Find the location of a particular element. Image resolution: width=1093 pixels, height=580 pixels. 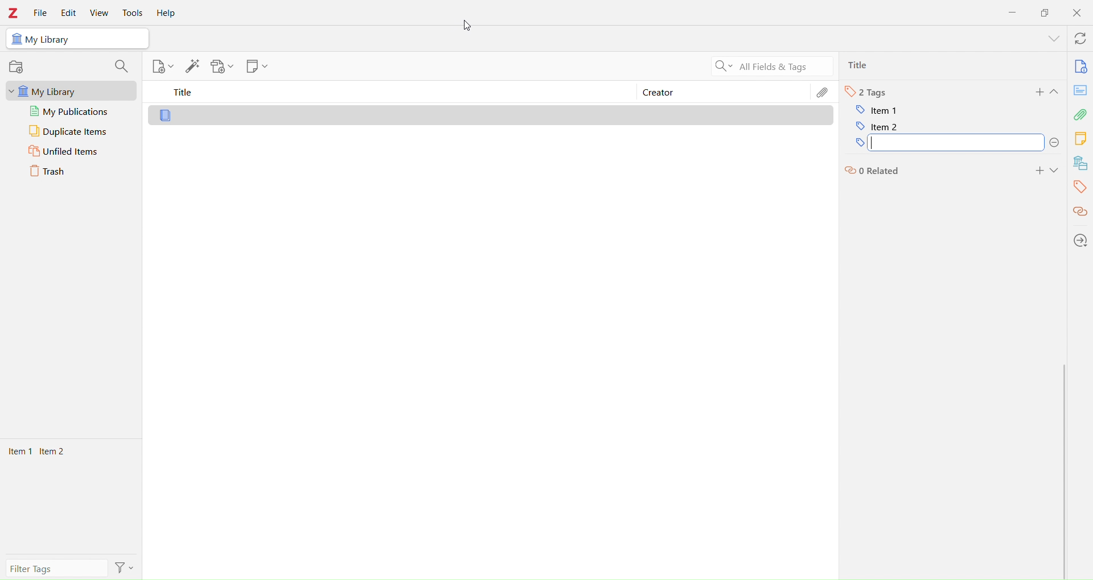

related is located at coordinates (878, 169).